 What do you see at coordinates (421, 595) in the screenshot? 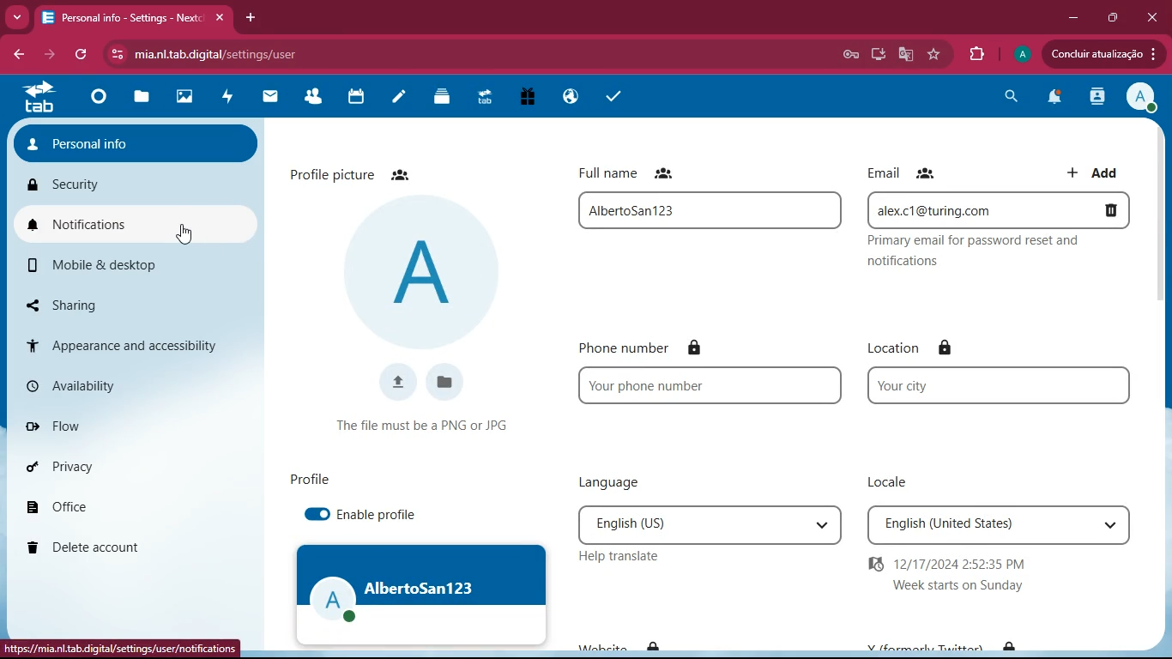
I see `profile` at bounding box center [421, 595].